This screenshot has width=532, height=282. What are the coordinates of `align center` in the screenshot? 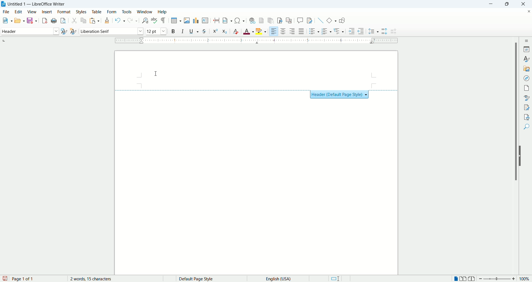 It's located at (282, 30).